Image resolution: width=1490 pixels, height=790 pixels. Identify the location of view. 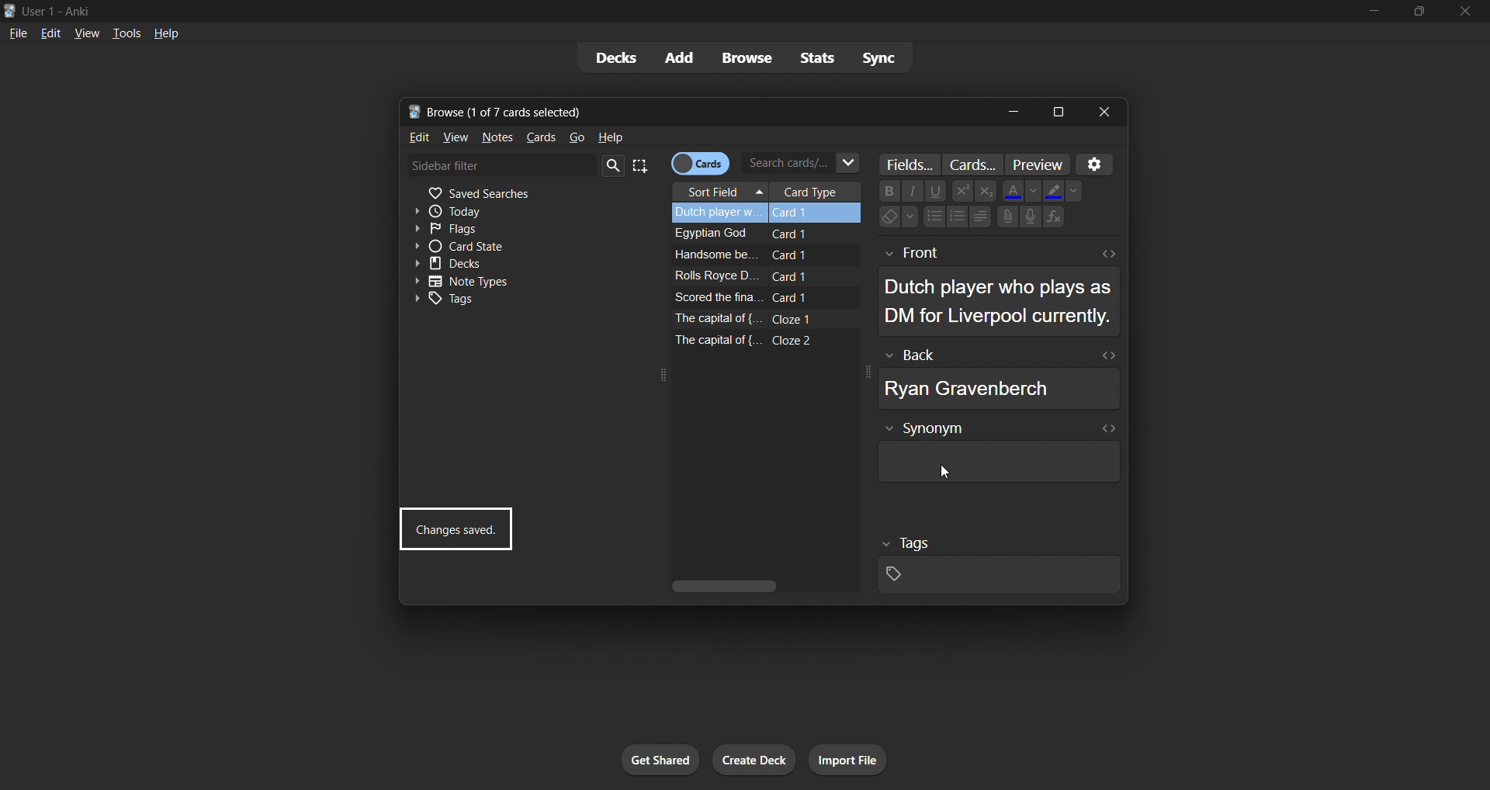
(456, 139).